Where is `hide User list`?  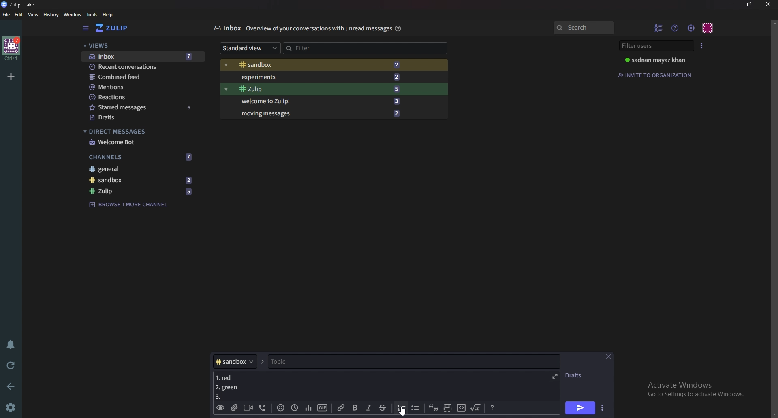
hide User list is located at coordinates (659, 28).